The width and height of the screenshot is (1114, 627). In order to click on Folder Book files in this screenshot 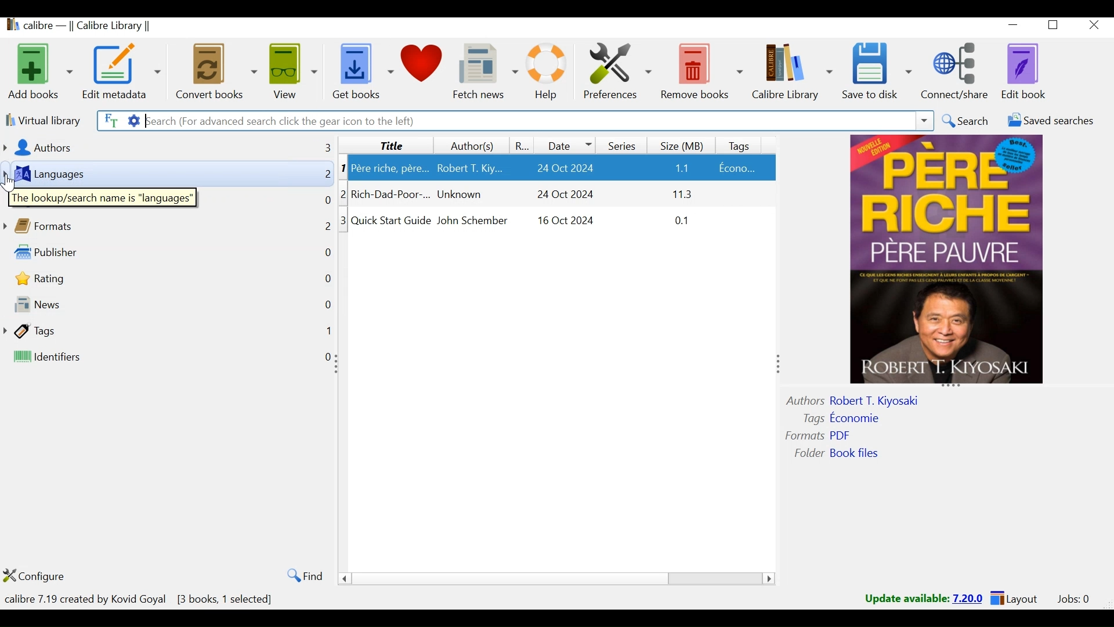, I will do `click(842, 453)`.